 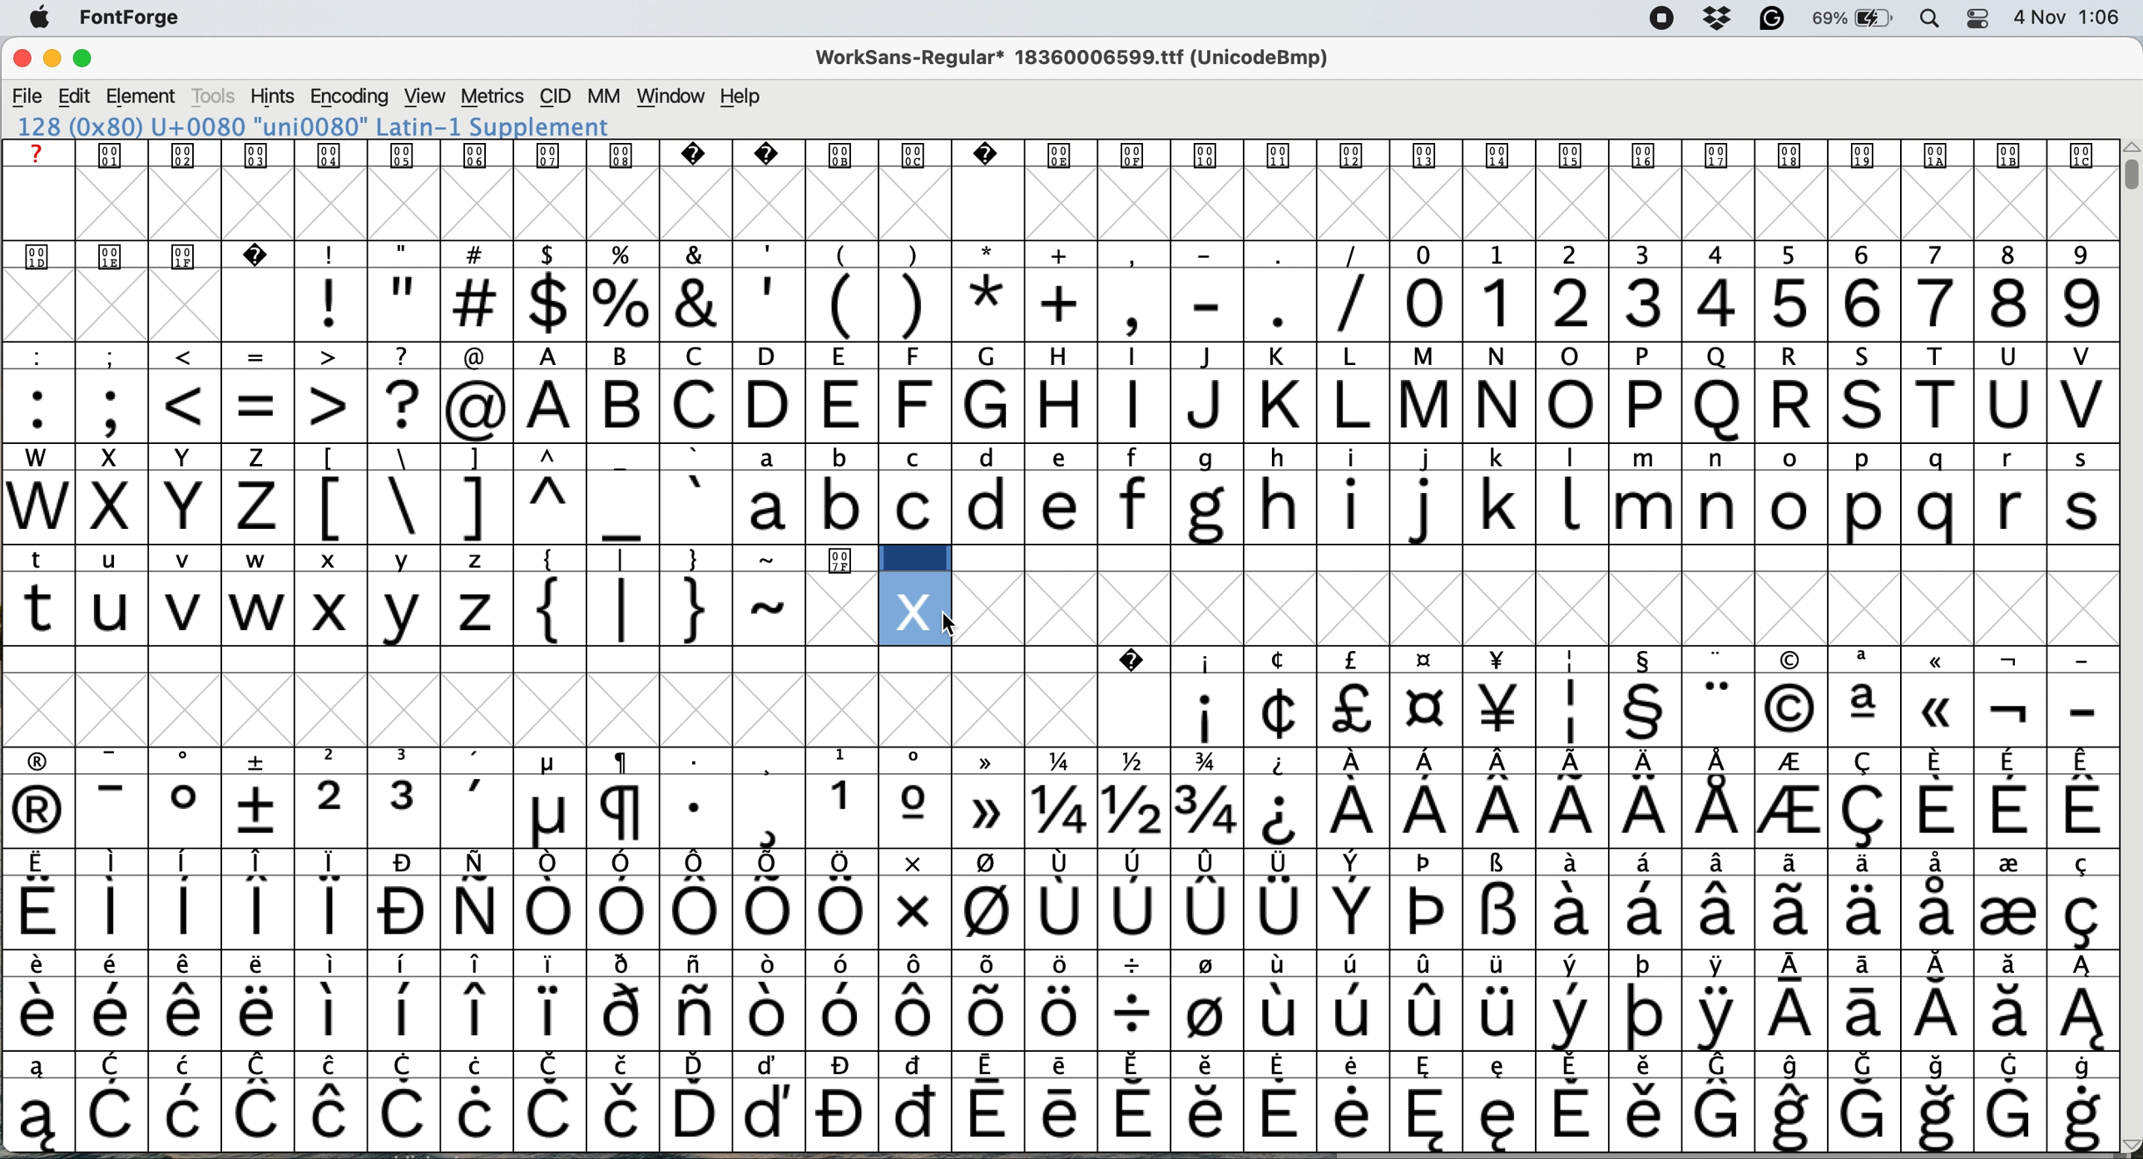 I want to click on numbers, so click(x=1752, y=302).